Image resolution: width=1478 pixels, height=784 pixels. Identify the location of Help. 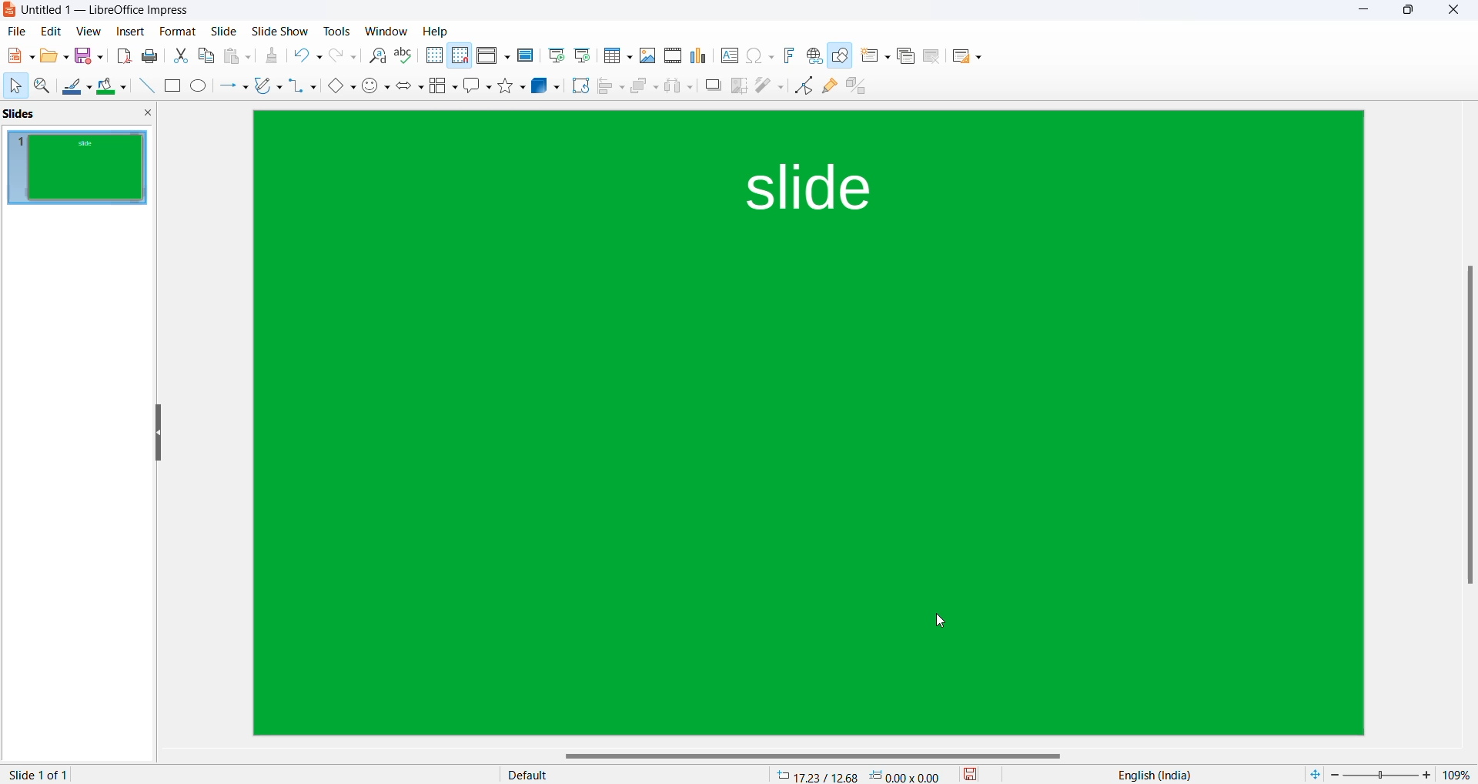
(437, 31).